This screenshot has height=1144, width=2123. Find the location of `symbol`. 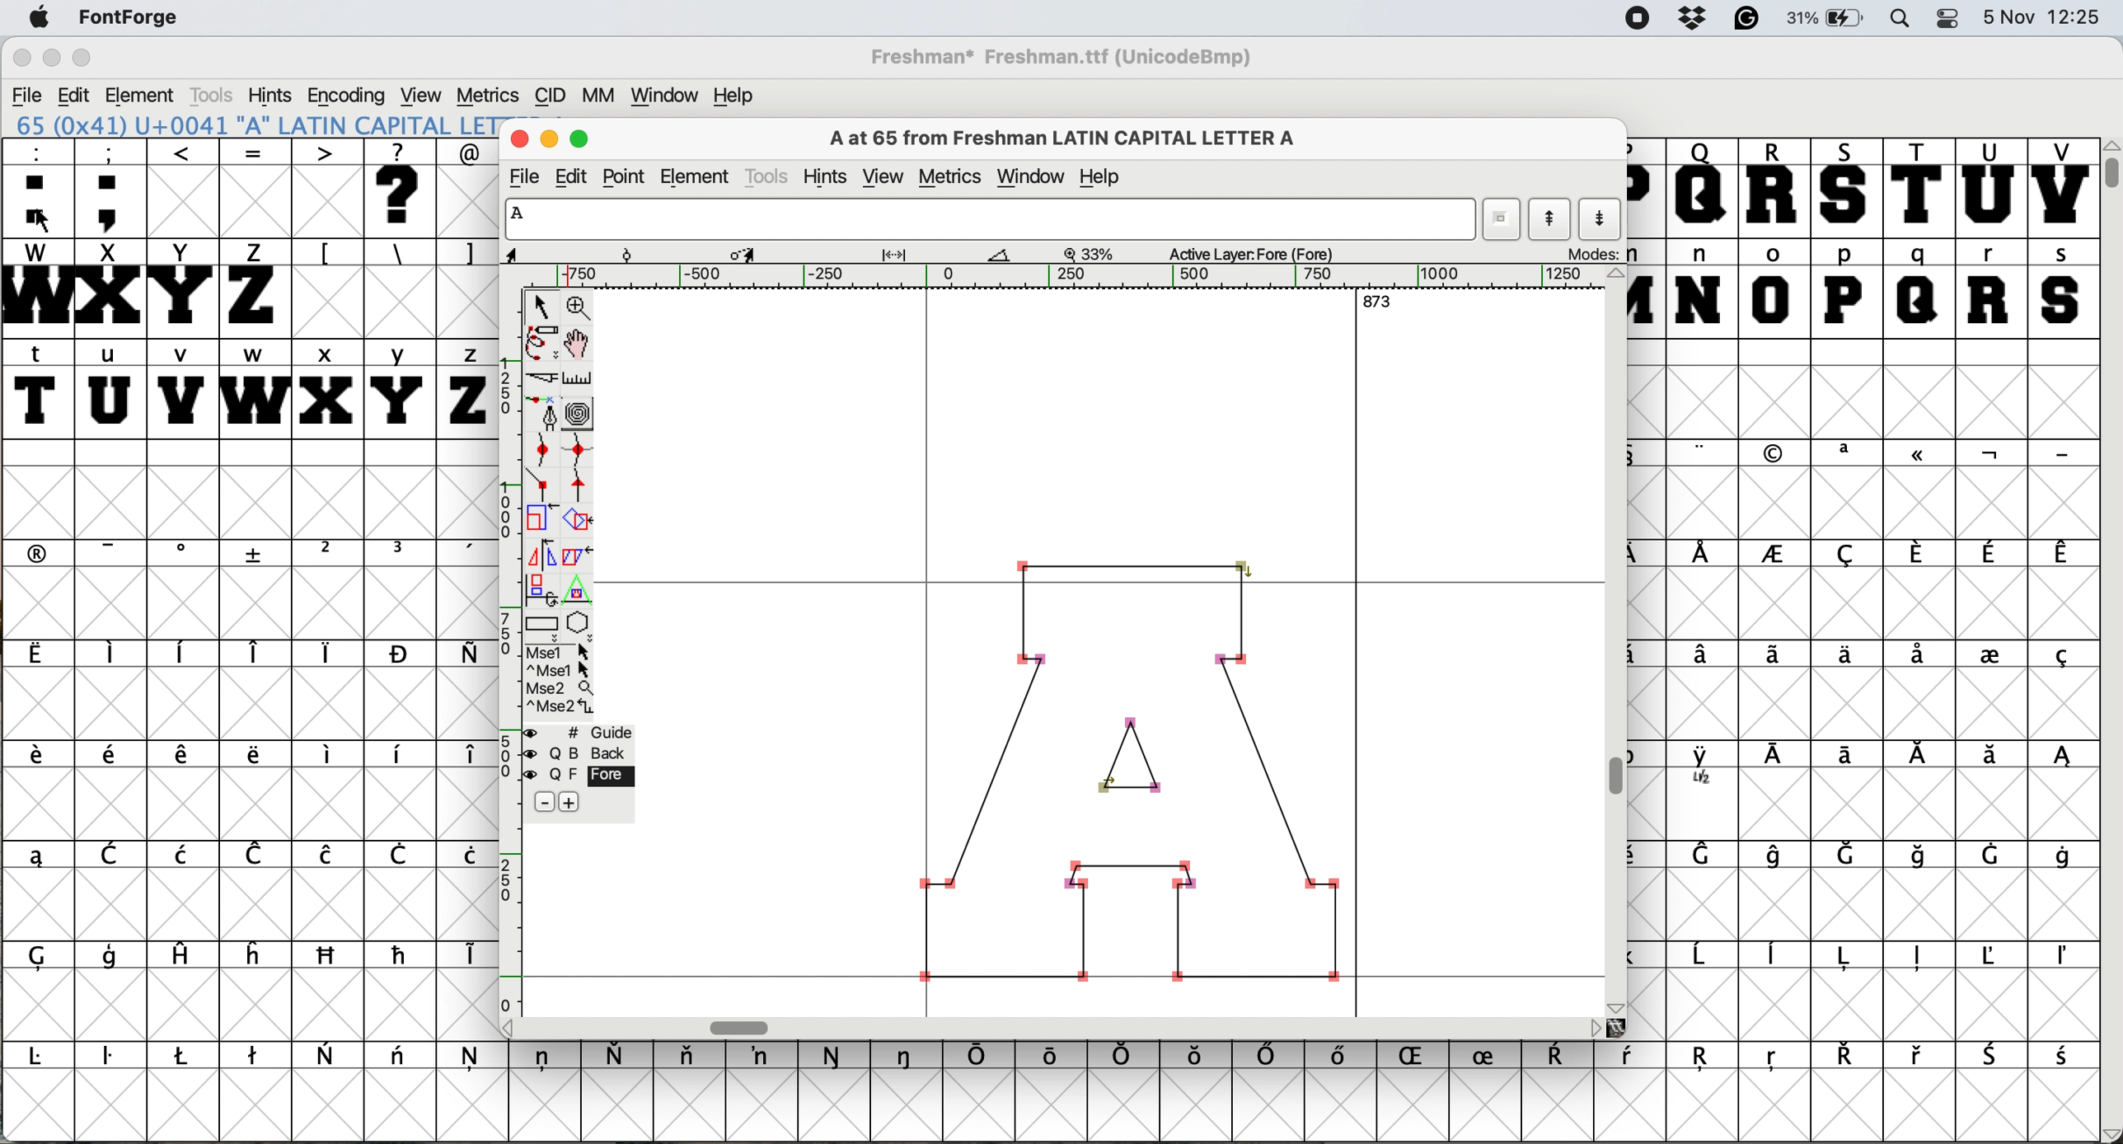

symbol is located at coordinates (1704, 1061).